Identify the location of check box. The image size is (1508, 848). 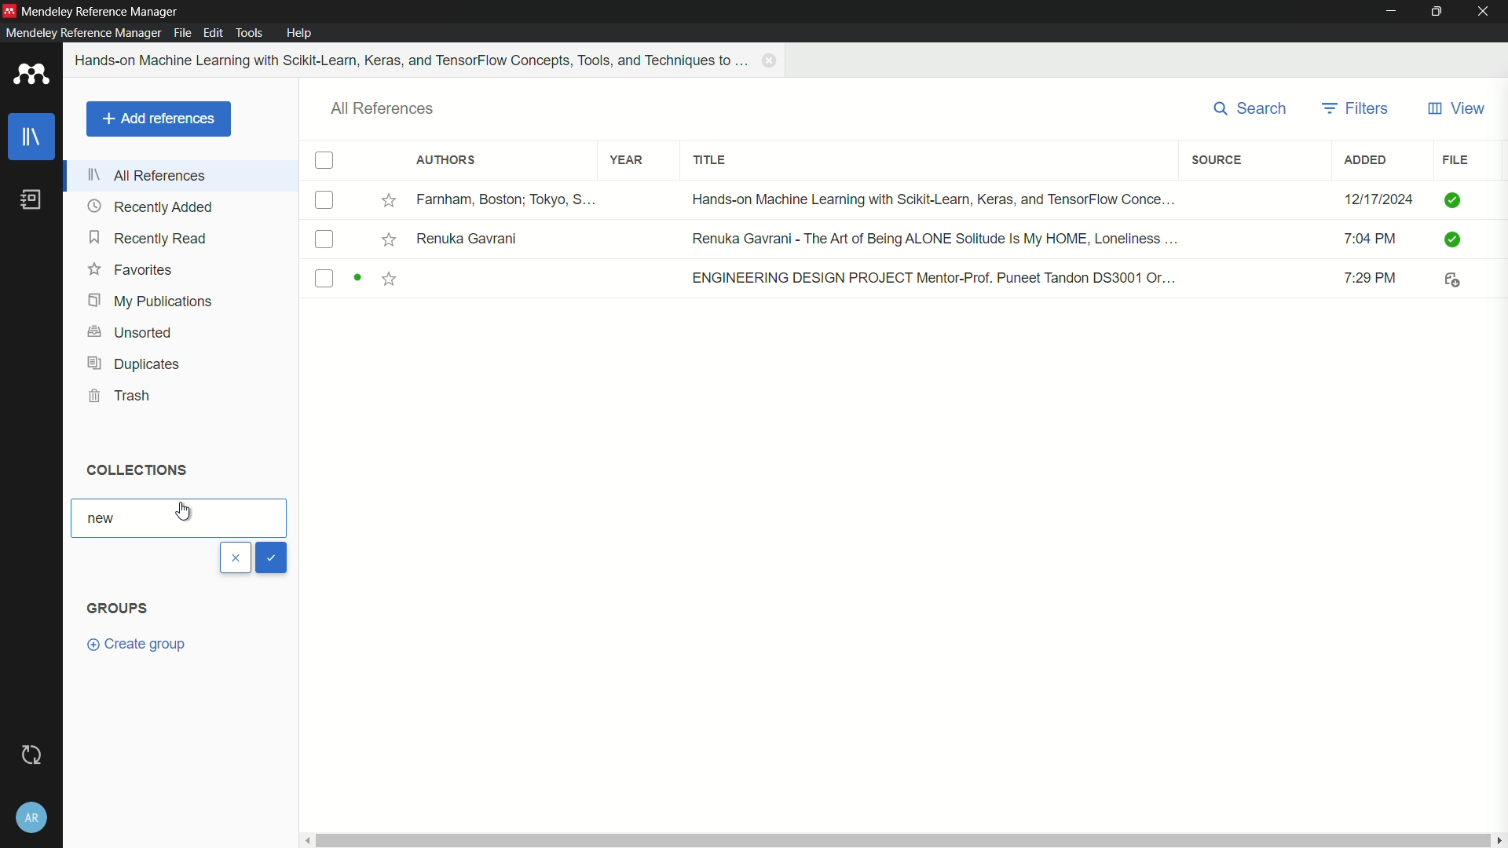
(324, 161).